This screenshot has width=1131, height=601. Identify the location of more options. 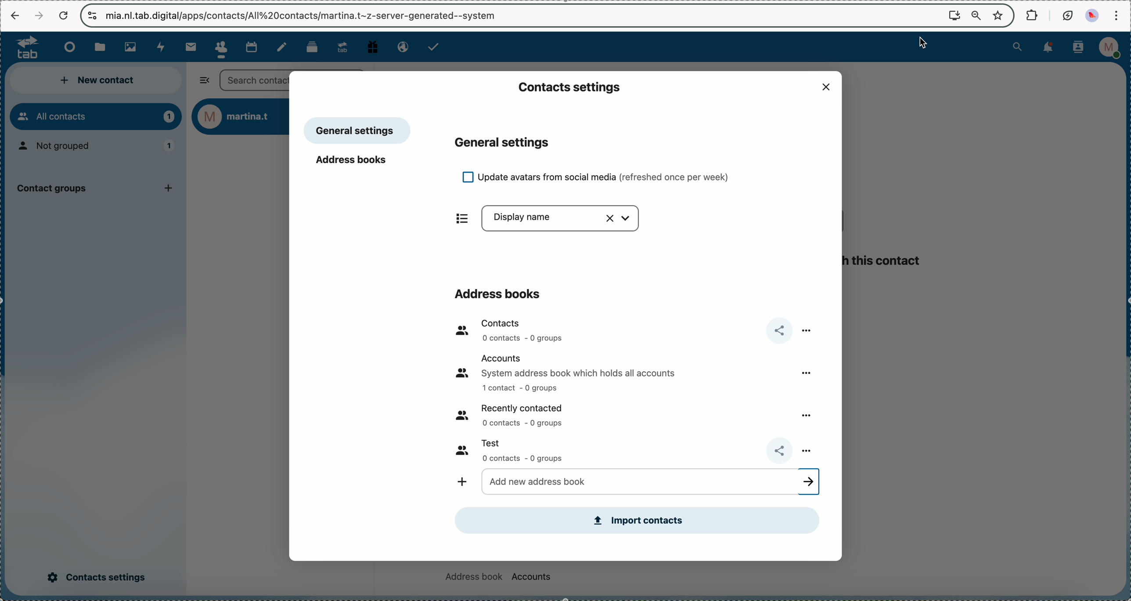
(809, 448).